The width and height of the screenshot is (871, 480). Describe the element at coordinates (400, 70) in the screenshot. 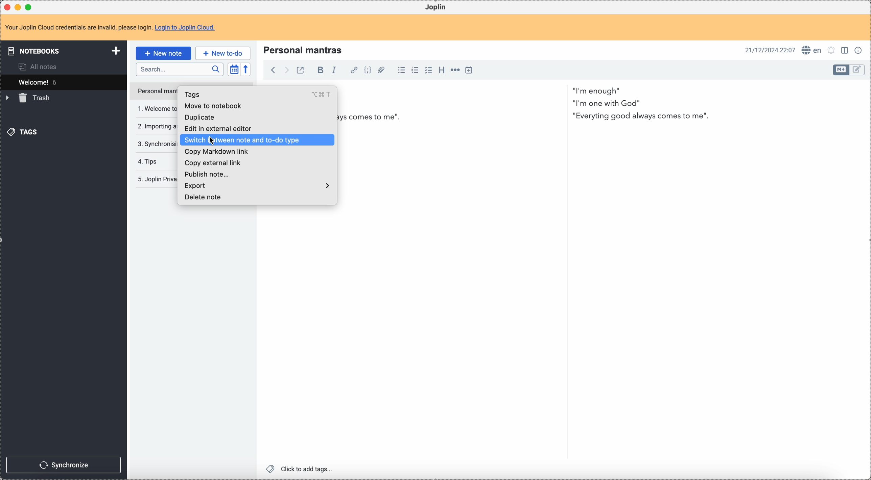

I see `bulleted list` at that location.